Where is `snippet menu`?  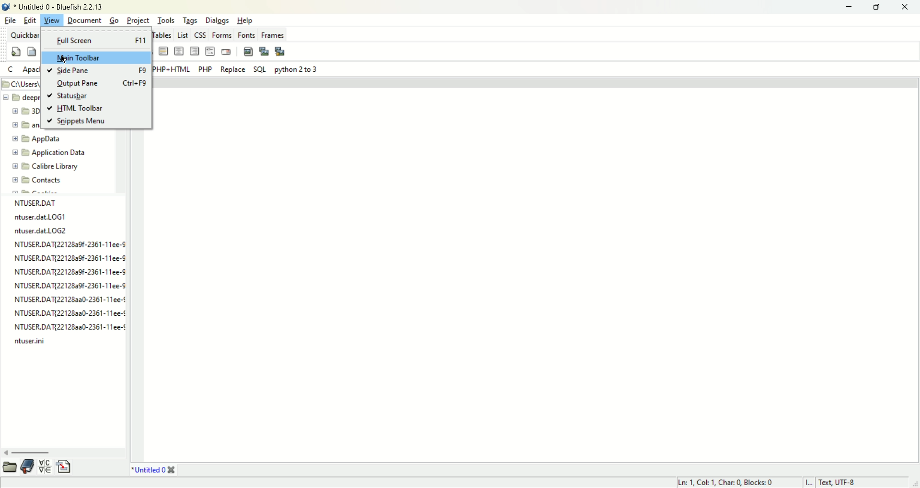 snippet menu is located at coordinates (77, 122).